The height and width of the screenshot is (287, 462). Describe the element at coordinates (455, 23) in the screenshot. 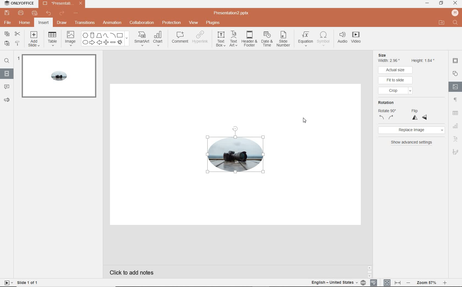

I see `Find` at that location.